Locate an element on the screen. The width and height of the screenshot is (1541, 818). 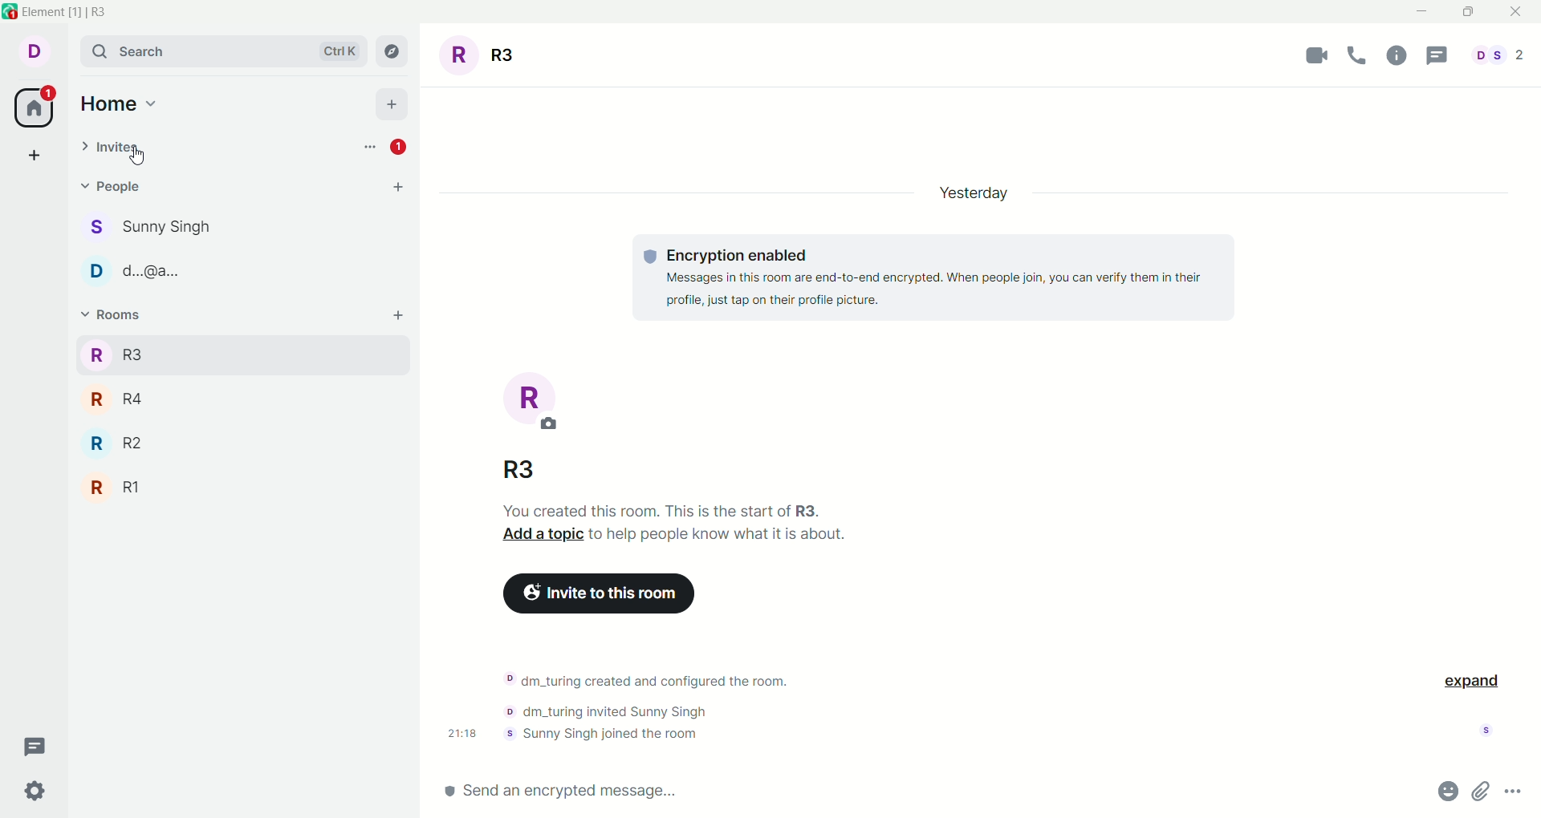
Explore rooms is located at coordinates (393, 51).